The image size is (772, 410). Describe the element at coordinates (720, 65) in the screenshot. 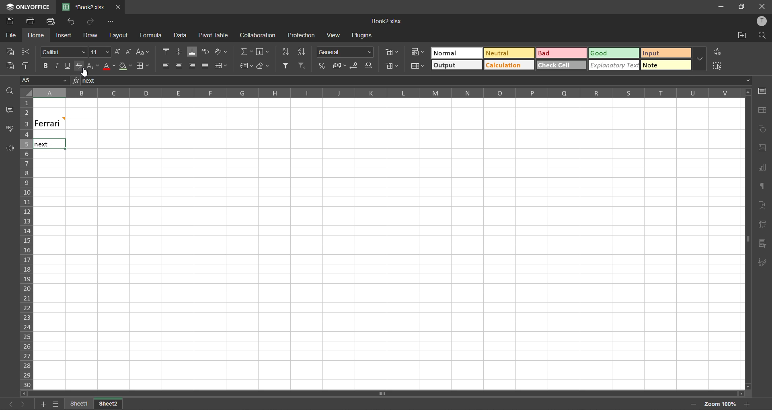

I see `select all` at that location.